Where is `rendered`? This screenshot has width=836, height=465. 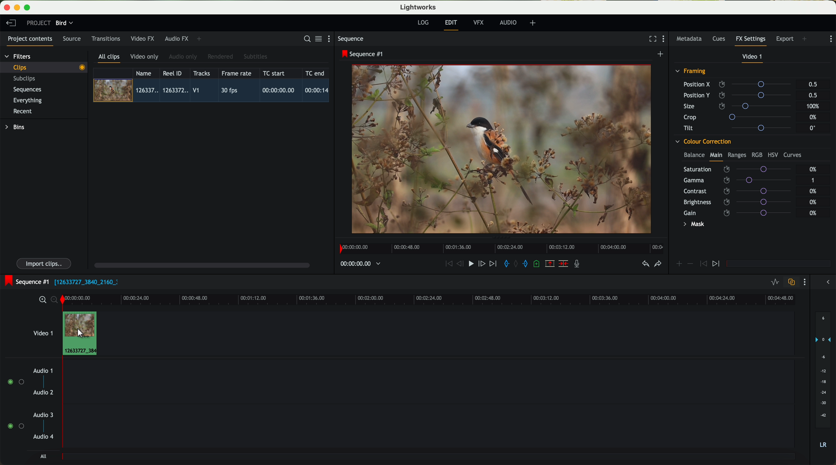
rendered is located at coordinates (221, 57).